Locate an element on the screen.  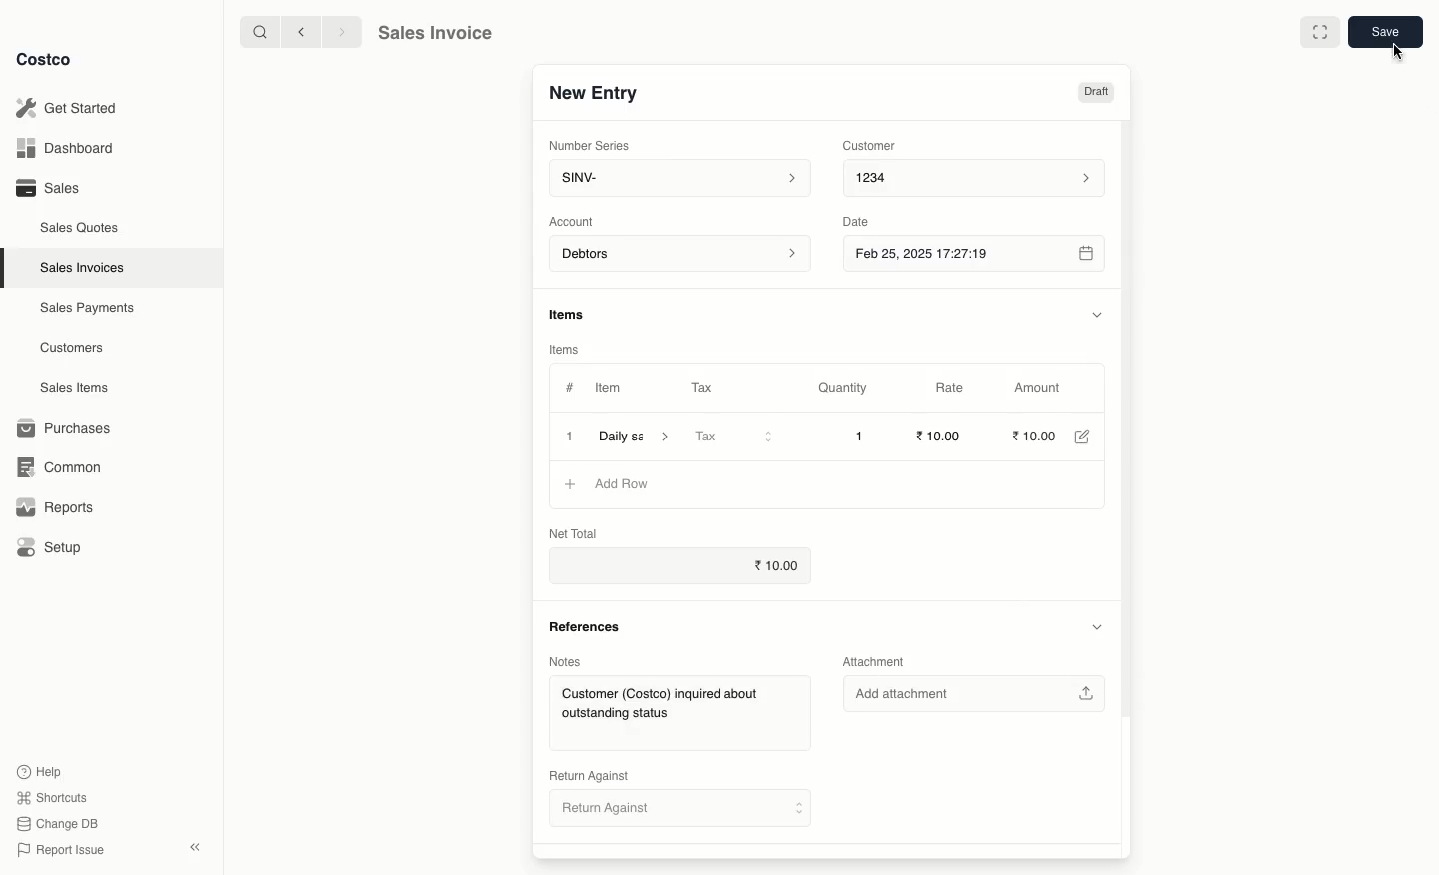
SINV-1001 is located at coordinates (603, 92).